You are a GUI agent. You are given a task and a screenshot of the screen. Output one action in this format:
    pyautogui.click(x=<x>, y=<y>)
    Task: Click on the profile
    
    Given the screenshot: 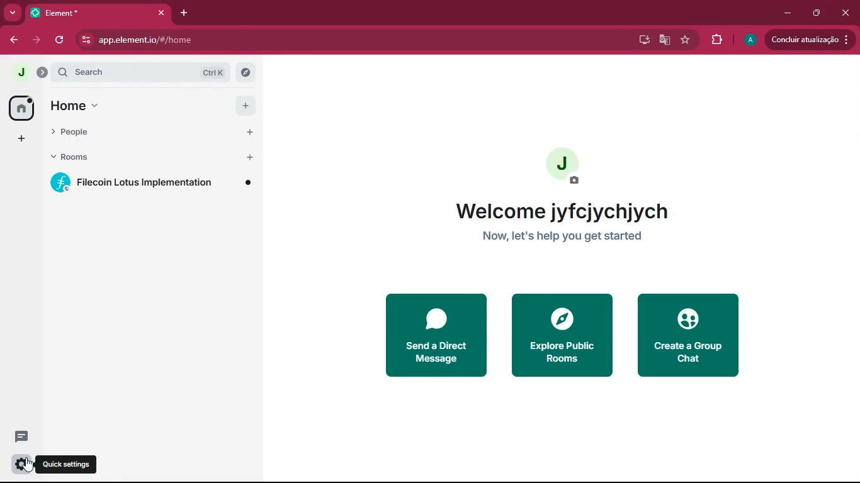 What is the action you would take?
    pyautogui.click(x=749, y=40)
    